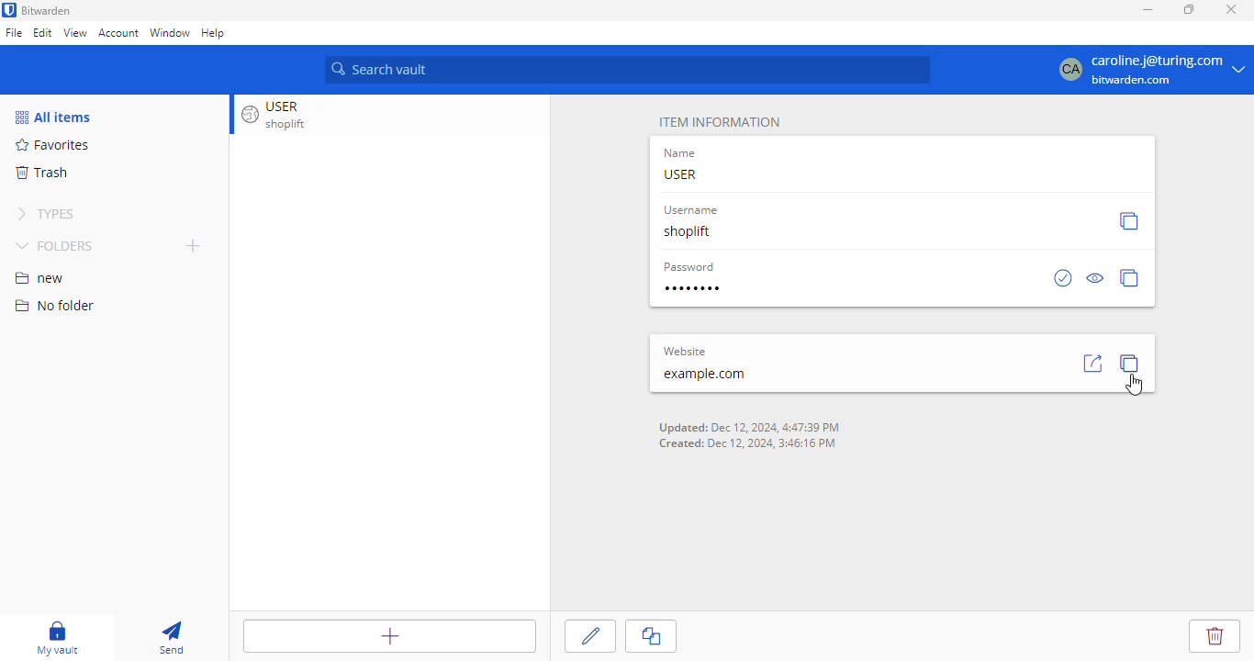 The image size is (1254, 661). What do you see at coordinates (60, 636) in the screenshot?
I see `my vault` at bounding box center [60, 636].